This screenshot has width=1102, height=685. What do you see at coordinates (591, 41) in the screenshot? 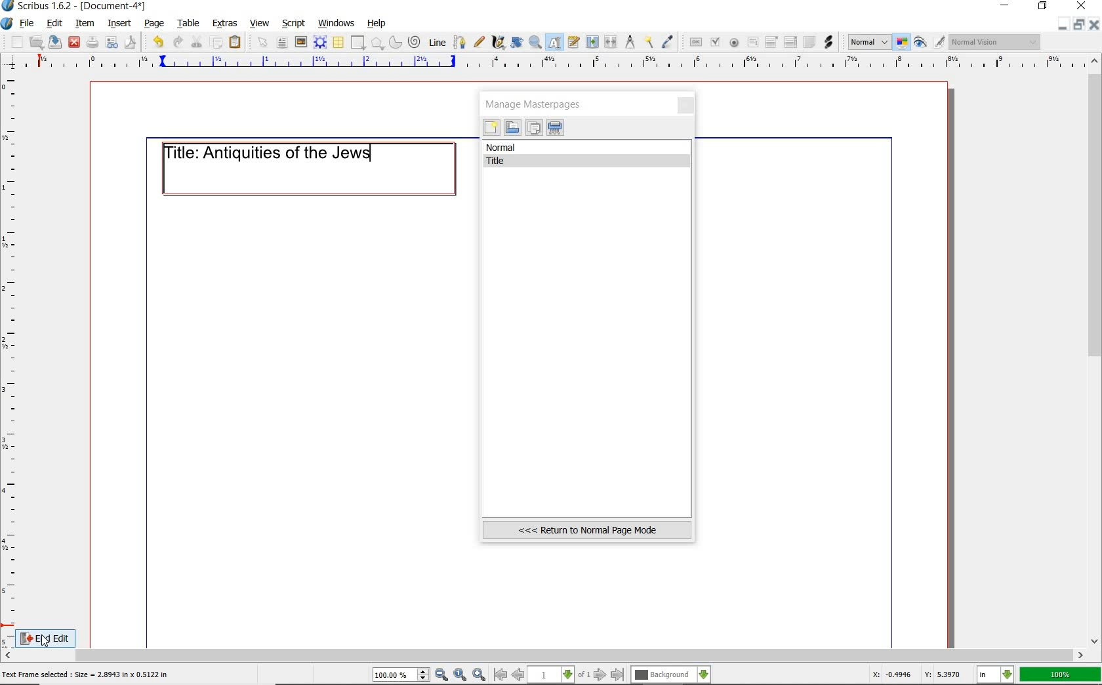
I see `link text frames` at bounding box center [591, 41].